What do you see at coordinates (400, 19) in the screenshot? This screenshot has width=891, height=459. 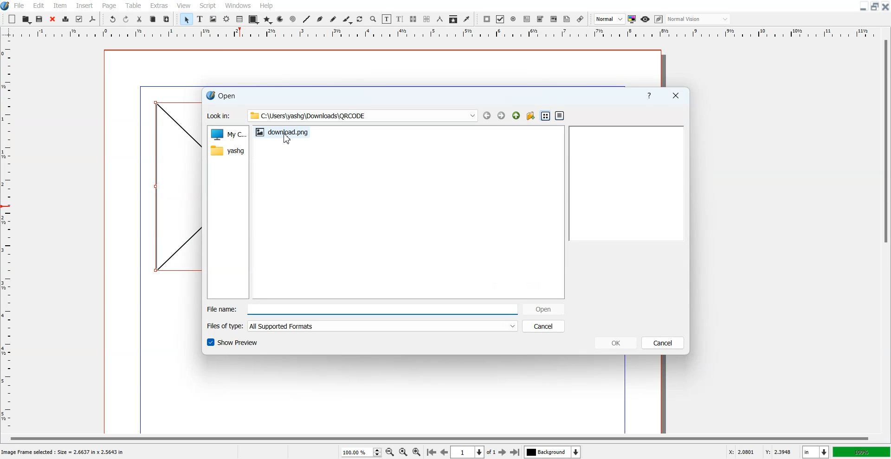 I see `Edit Text` at bounding box center [400, 19].